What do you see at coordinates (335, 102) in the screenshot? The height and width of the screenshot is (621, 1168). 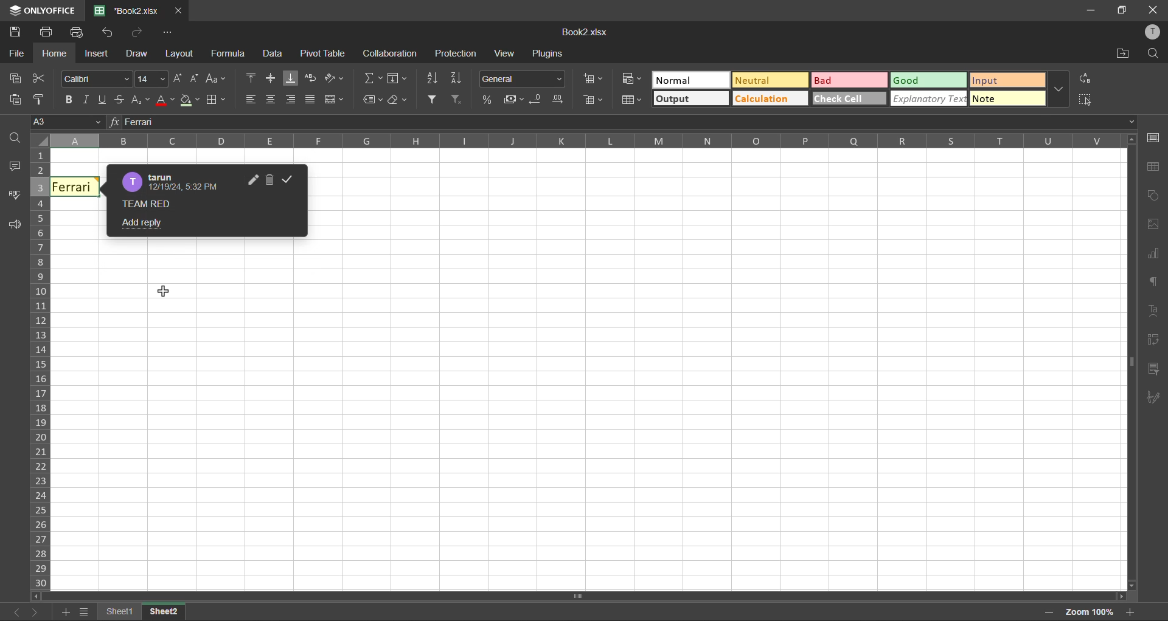 I see `merge and center` at bounding box center [335, 102].